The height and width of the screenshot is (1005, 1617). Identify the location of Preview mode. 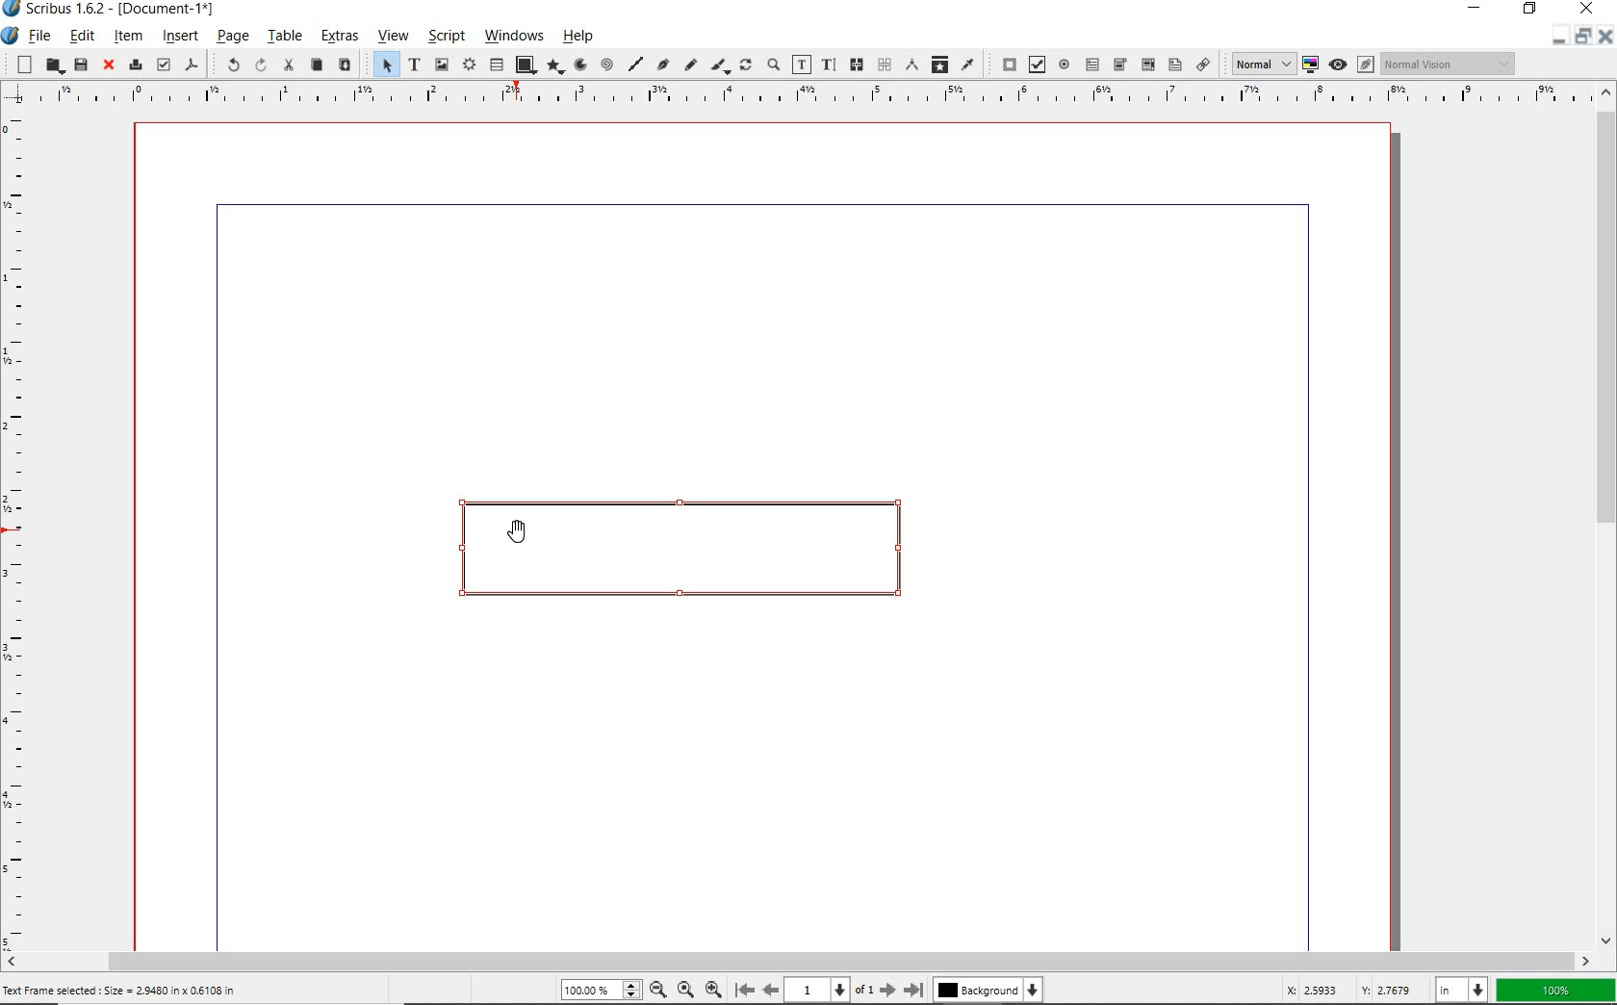
(1337, 64).